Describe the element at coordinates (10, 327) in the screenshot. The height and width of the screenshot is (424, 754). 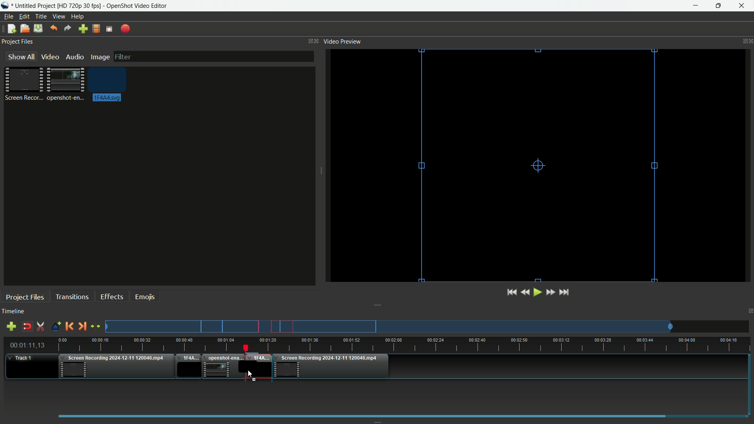
I see `add track` at that location.